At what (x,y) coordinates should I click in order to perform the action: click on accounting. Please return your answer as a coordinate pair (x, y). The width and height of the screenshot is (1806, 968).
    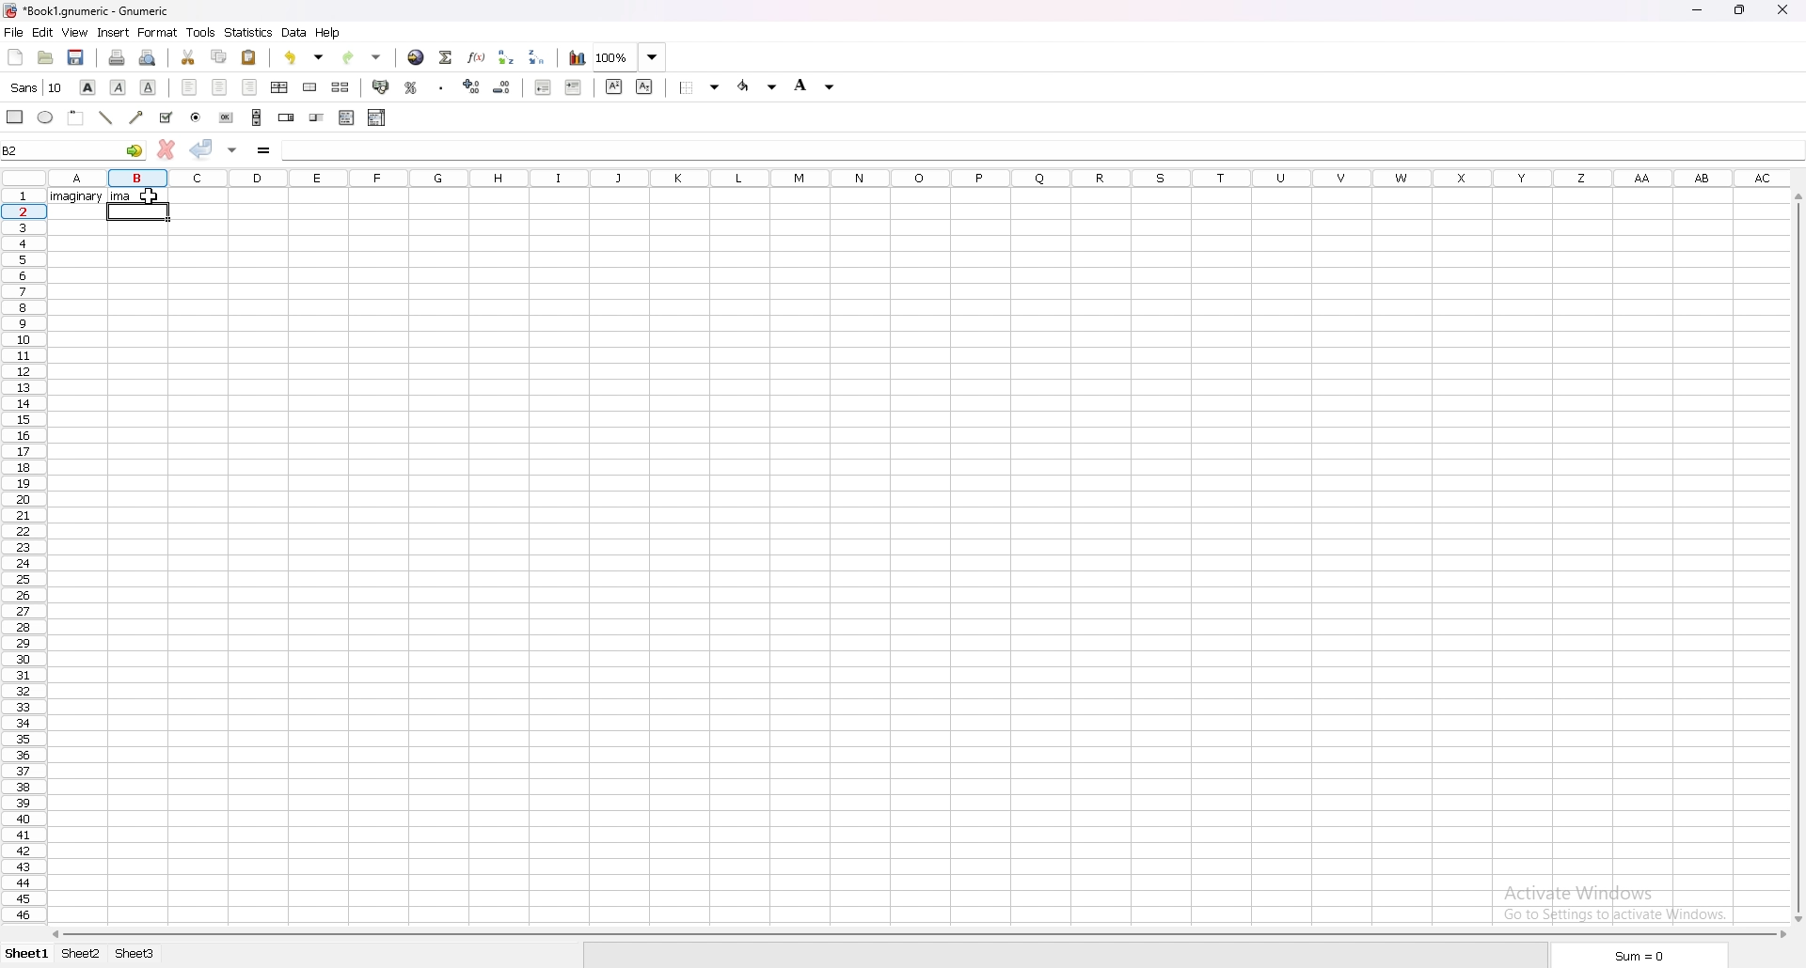
    Looking at the image, I should click on (381, 86).